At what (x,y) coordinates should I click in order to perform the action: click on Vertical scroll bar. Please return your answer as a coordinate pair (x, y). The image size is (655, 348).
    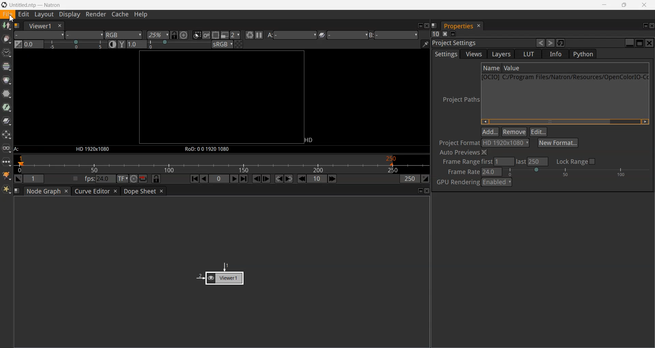
    Looking at the image, I should click on (565, 121).